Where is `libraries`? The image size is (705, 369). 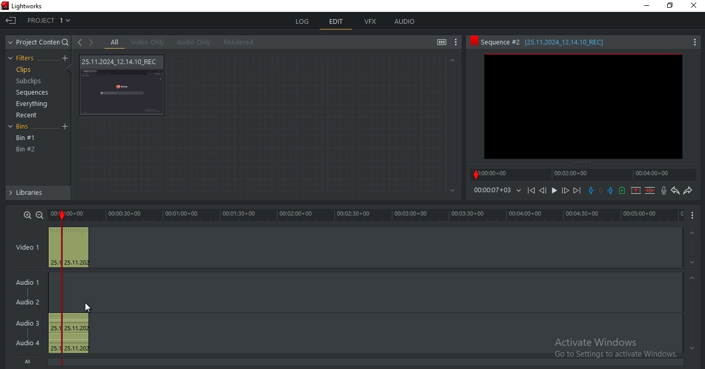 libraries is located at coordinates (37, 195).